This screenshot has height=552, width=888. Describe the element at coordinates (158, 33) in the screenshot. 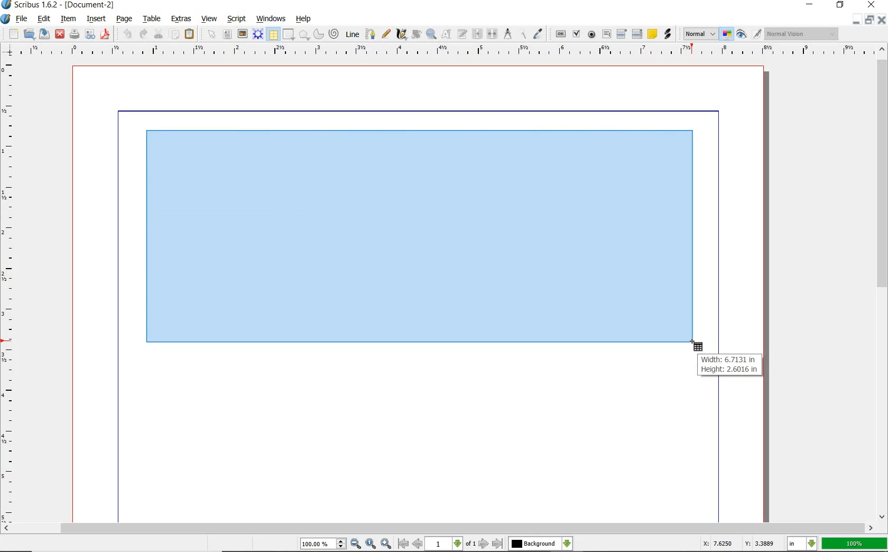

I see `cut` at that location.